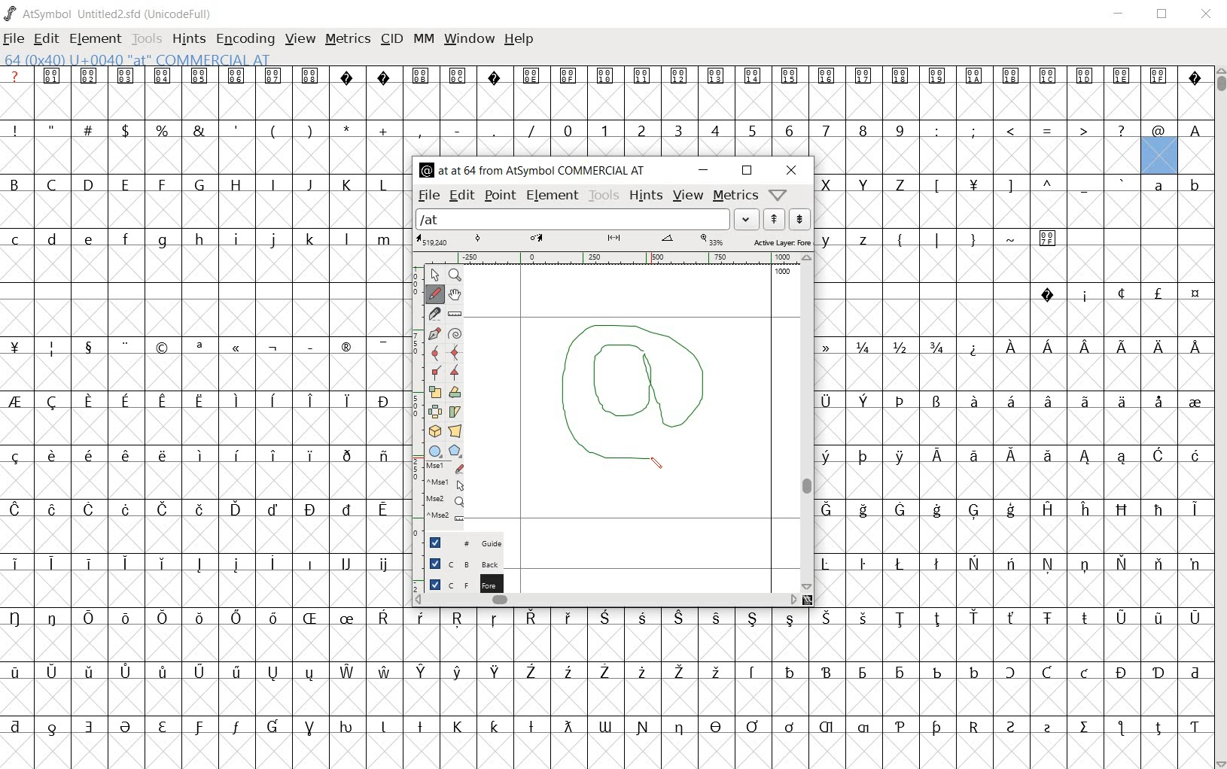 The image size is (1227, 769). What do you see at coordinates (347, 39) in the screenshot?
I see `METRICS` at bounding box center [347, 39].